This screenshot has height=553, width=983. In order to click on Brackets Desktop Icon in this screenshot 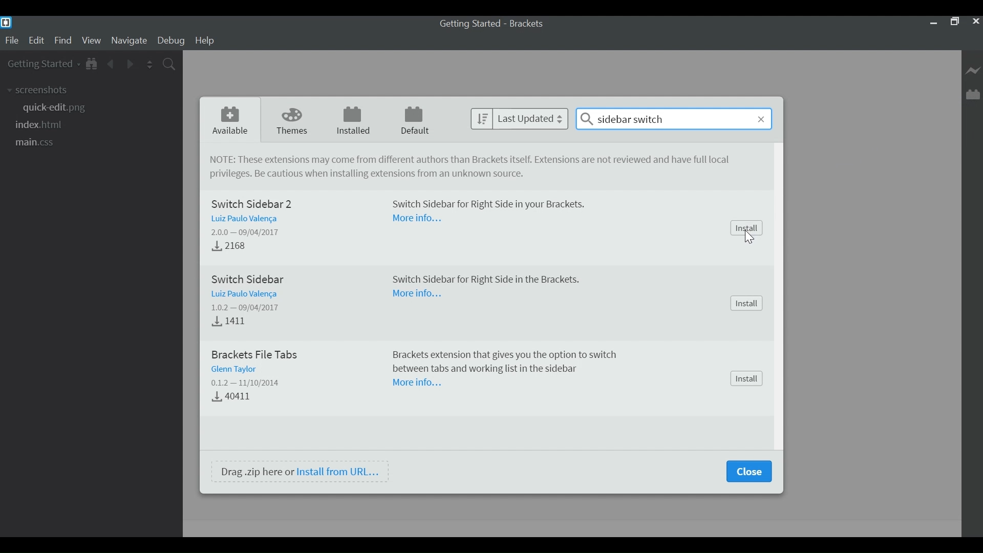, I will do `click(6, 22)`.